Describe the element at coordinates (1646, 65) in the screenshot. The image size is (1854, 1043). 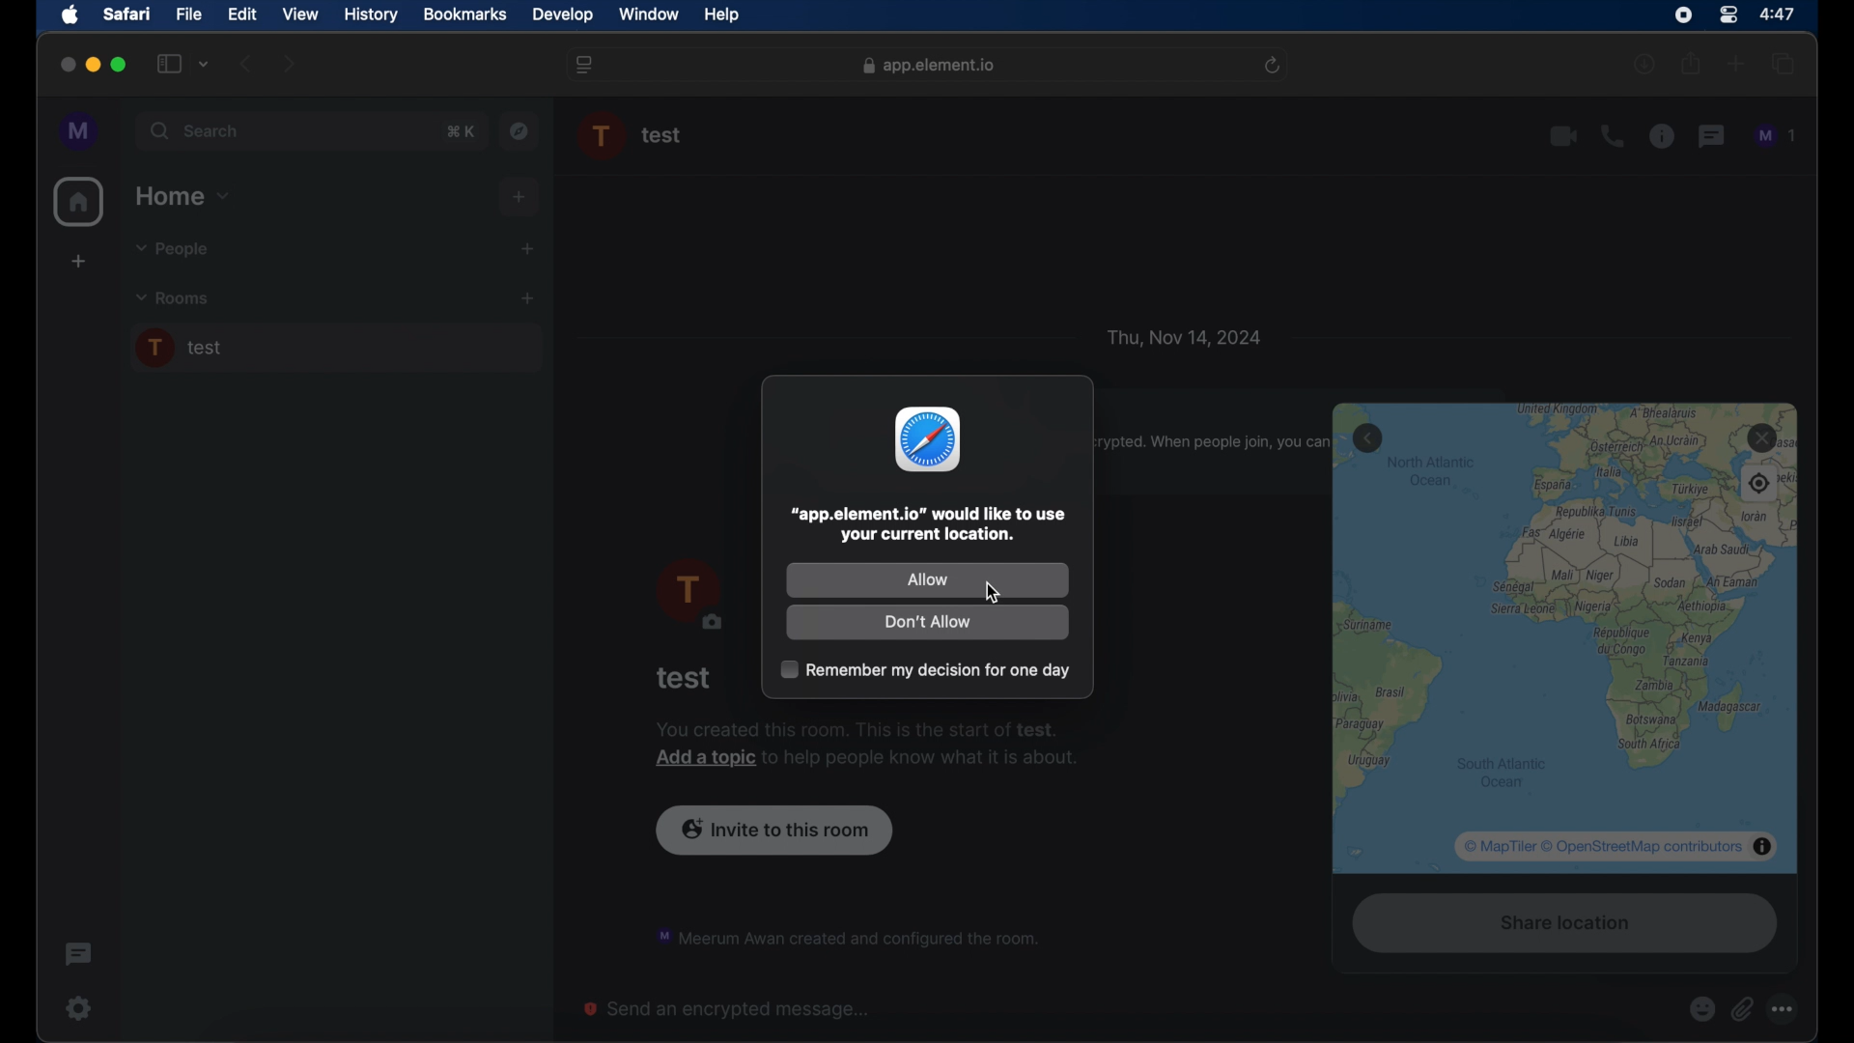
I see `downloads` at that location.